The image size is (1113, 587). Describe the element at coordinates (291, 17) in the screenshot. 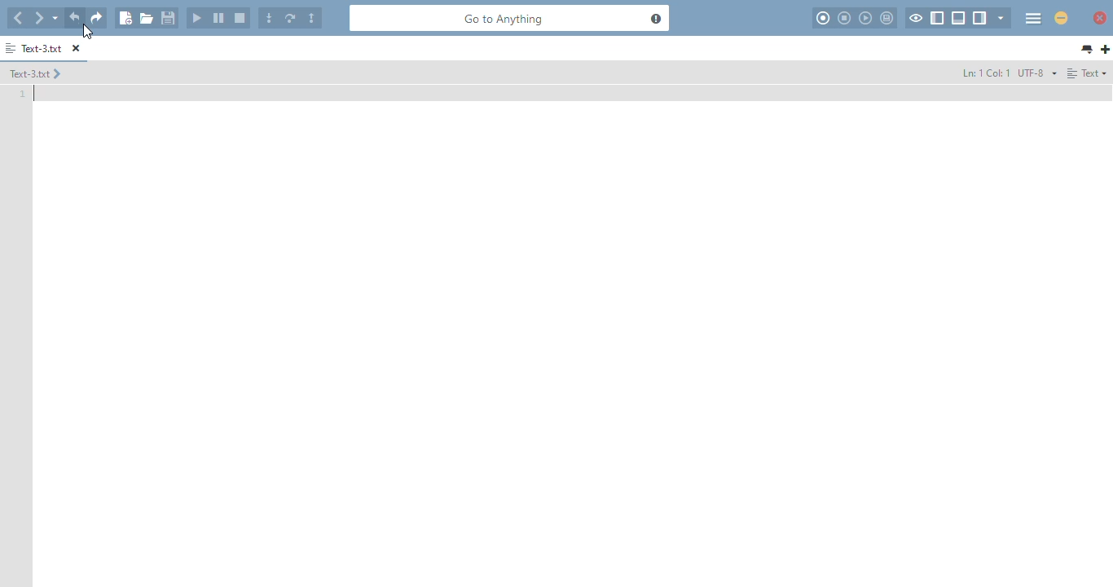

I see `step over any code on the current line` at that location.